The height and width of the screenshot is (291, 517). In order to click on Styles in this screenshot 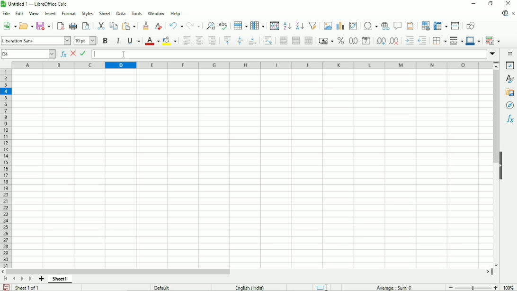, I will do `click(510, 79)`.